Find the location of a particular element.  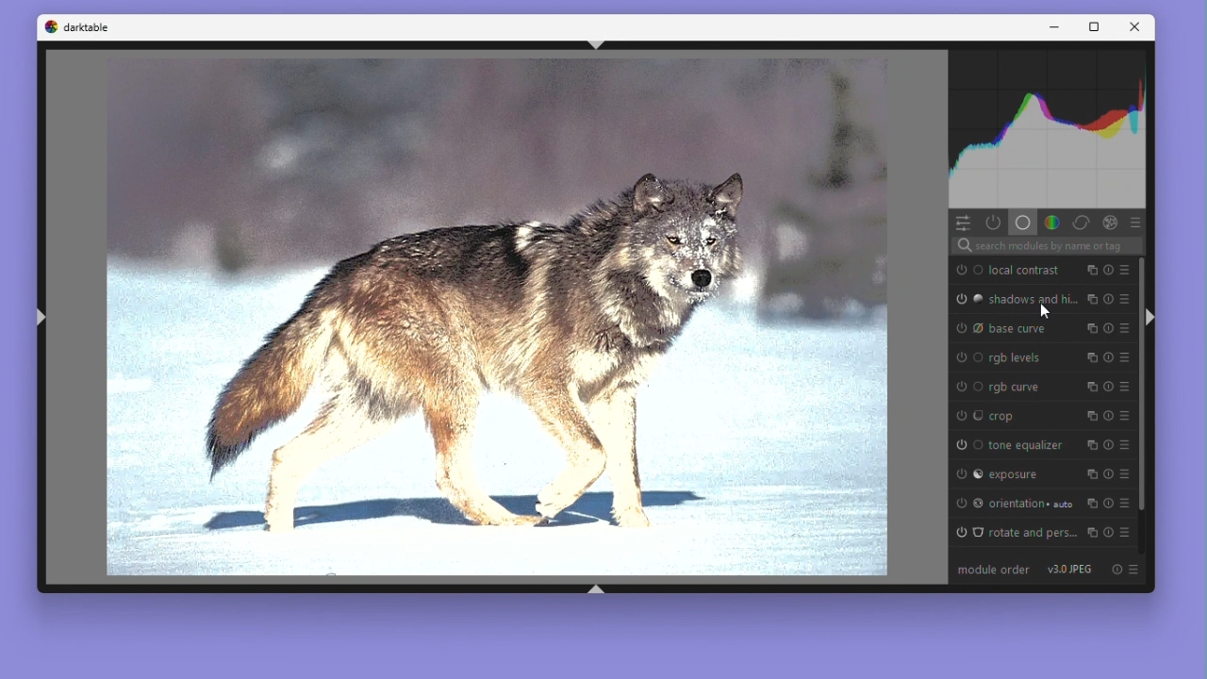

shadows and hi... is located at coordinates (1033, 299).